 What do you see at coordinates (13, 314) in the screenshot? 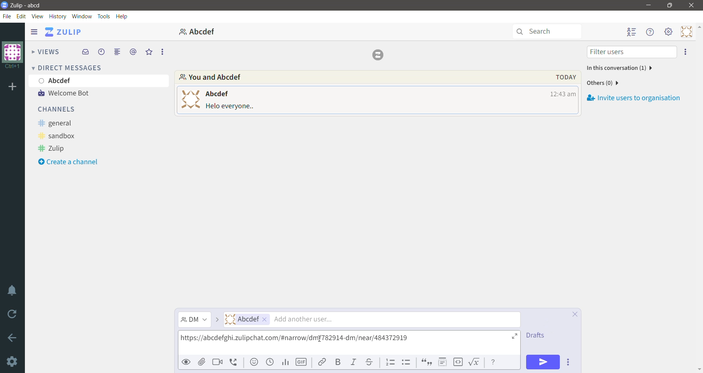
I see `Reload` at bounding box center [13, 314].